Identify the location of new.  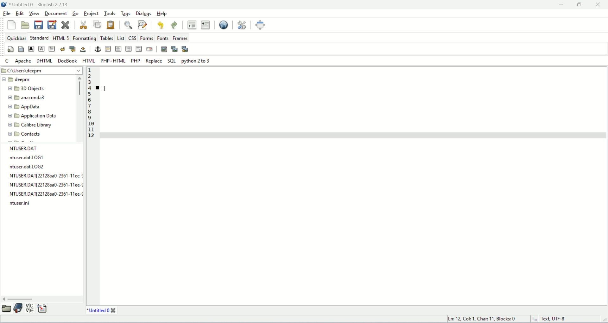
(11, 25).